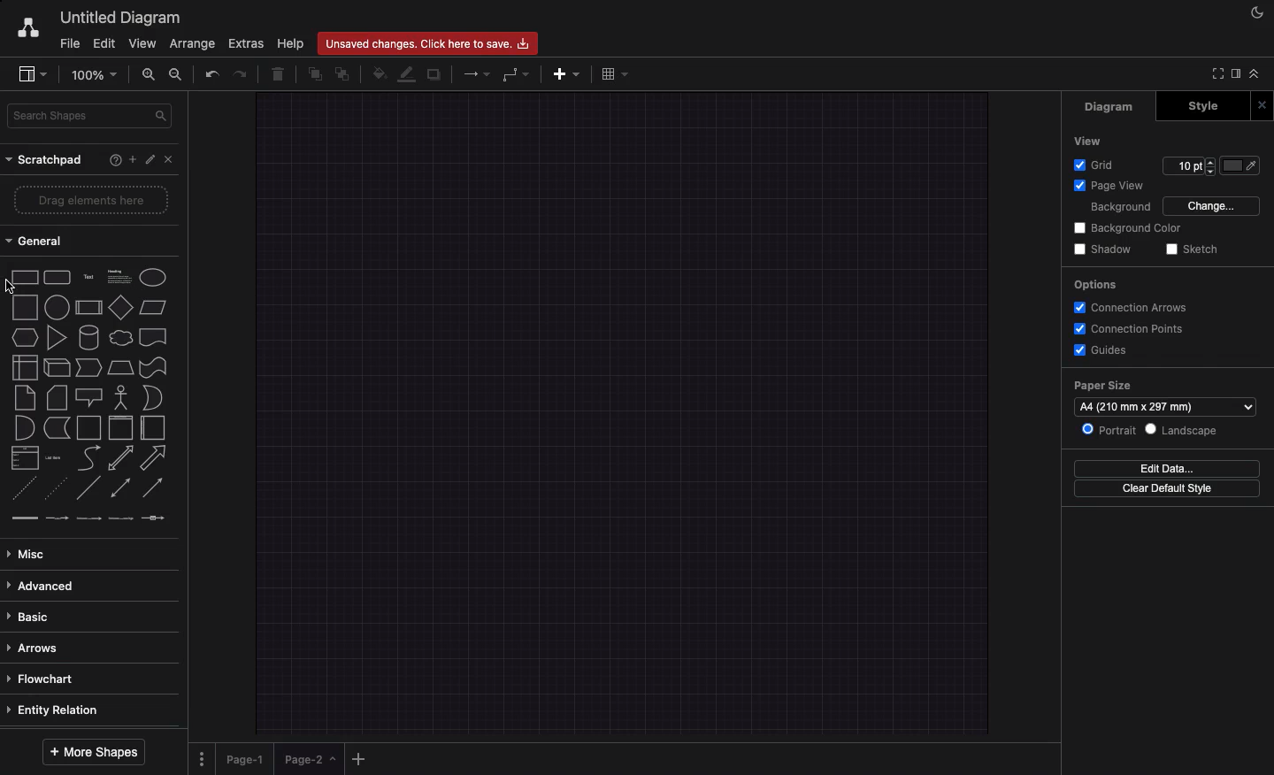 The height and width of the screenshot is (775, 1274). What do you see at coordinates (27, 27) in the screenshot?
I see `Draw.io` at bounding box center [27, 27].